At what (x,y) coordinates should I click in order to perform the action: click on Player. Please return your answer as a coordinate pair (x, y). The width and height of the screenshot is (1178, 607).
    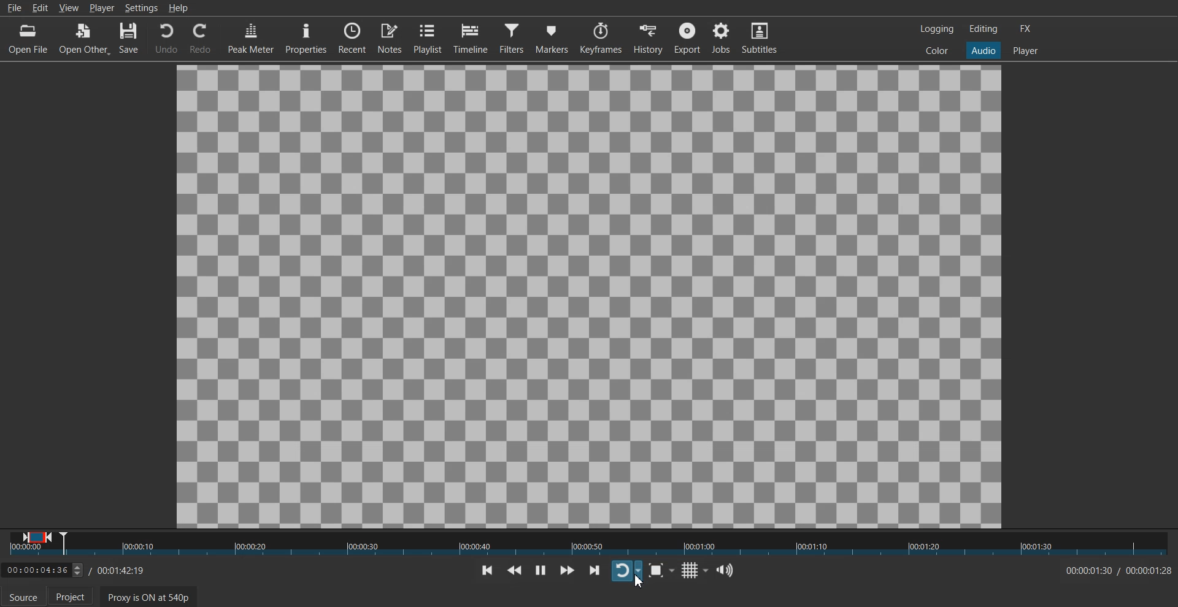
    Looking at the image, I should click on (1025, 50).